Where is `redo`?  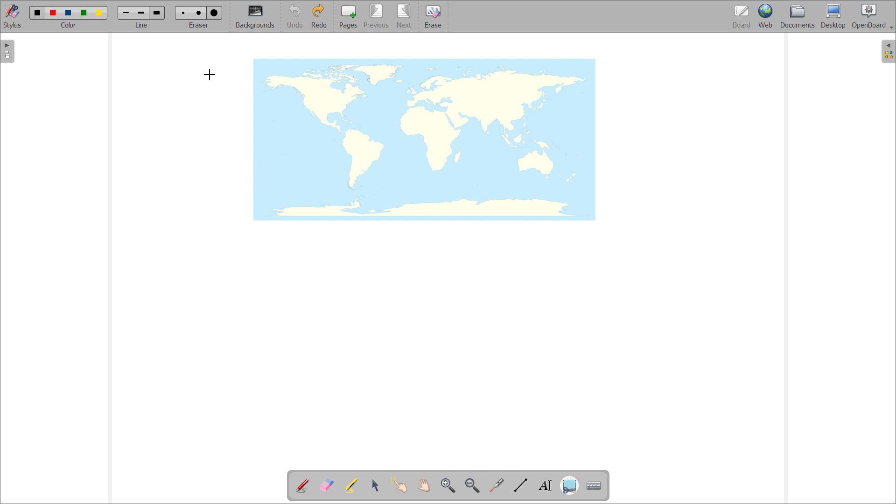 redo is located at coordinates (319, 16).